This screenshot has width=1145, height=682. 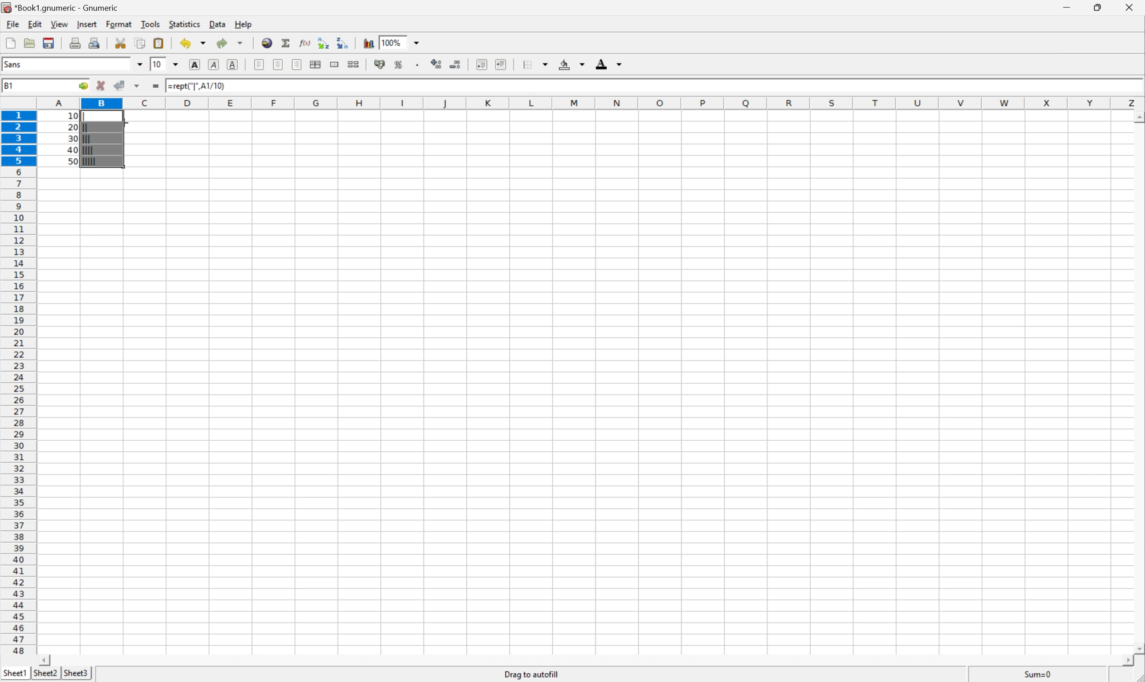 I want to click on Decrease the number of decimals displayed, so click(x=454, y=63).